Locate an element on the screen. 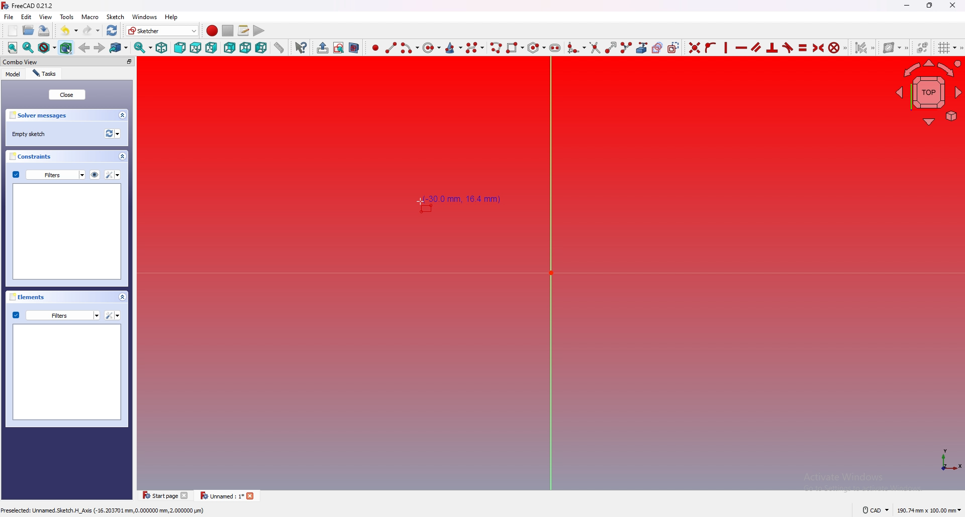 The width and height of the screenshot is (965, 517). refresh is located at coordinates (112, 134).